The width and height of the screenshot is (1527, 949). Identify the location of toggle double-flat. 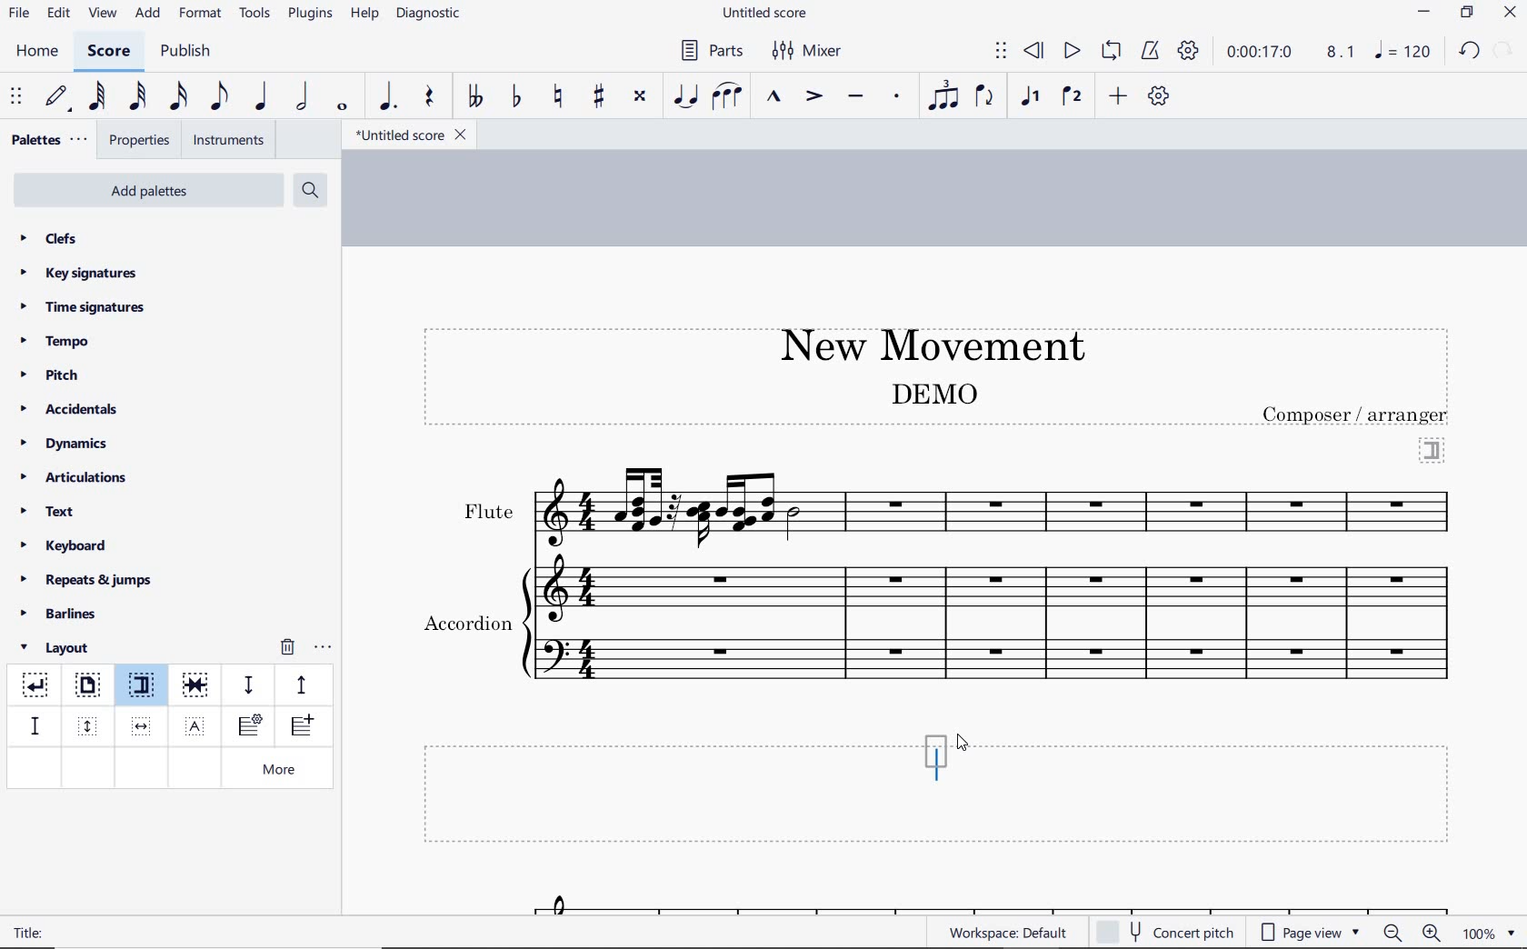
(474, 97).